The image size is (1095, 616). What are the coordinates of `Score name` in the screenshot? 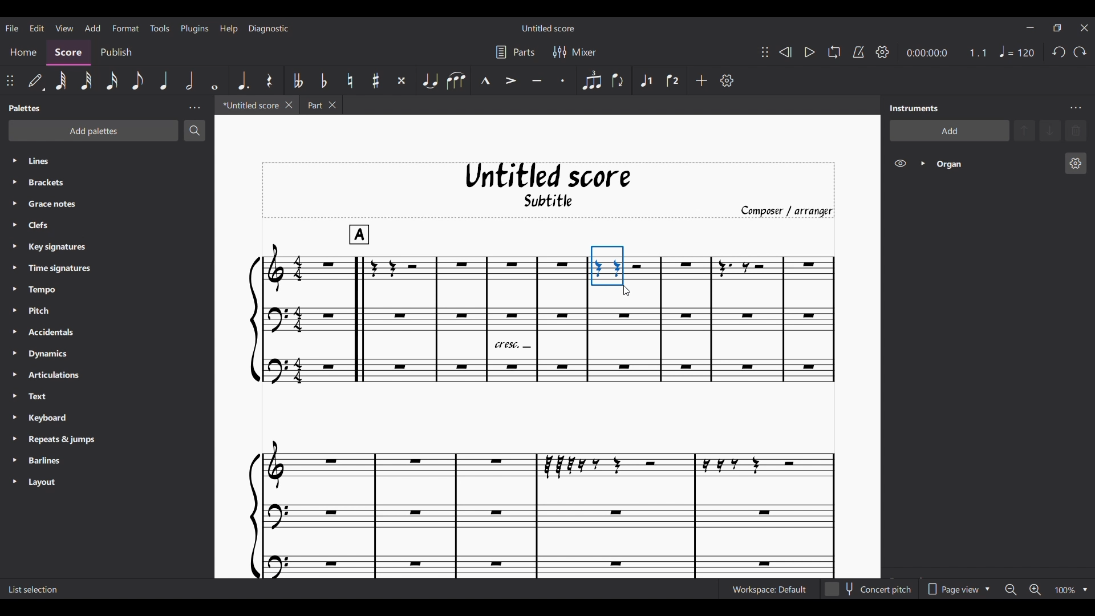 It's located at (549, 27).